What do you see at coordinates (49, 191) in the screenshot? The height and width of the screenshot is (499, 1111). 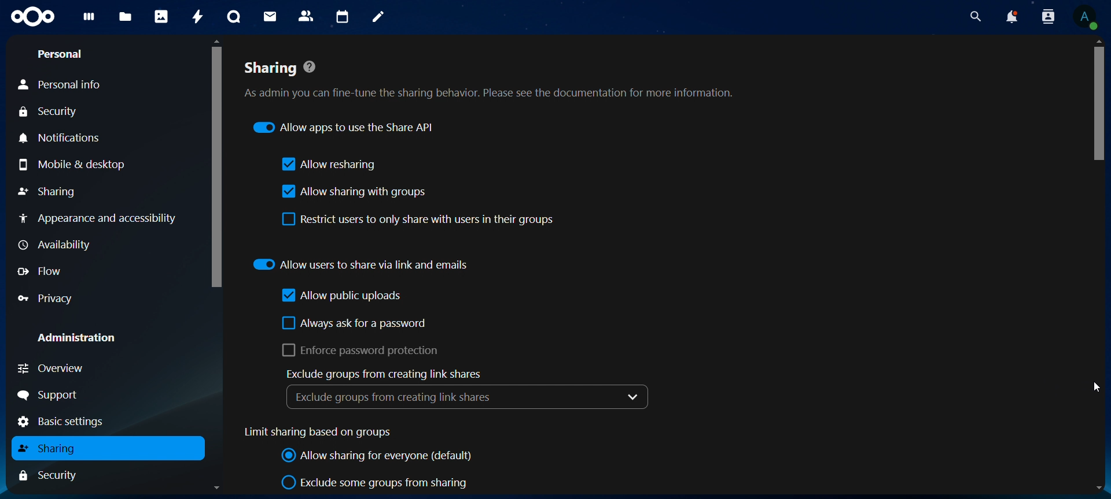 I see `sharing` at bounding box center [49, 191].